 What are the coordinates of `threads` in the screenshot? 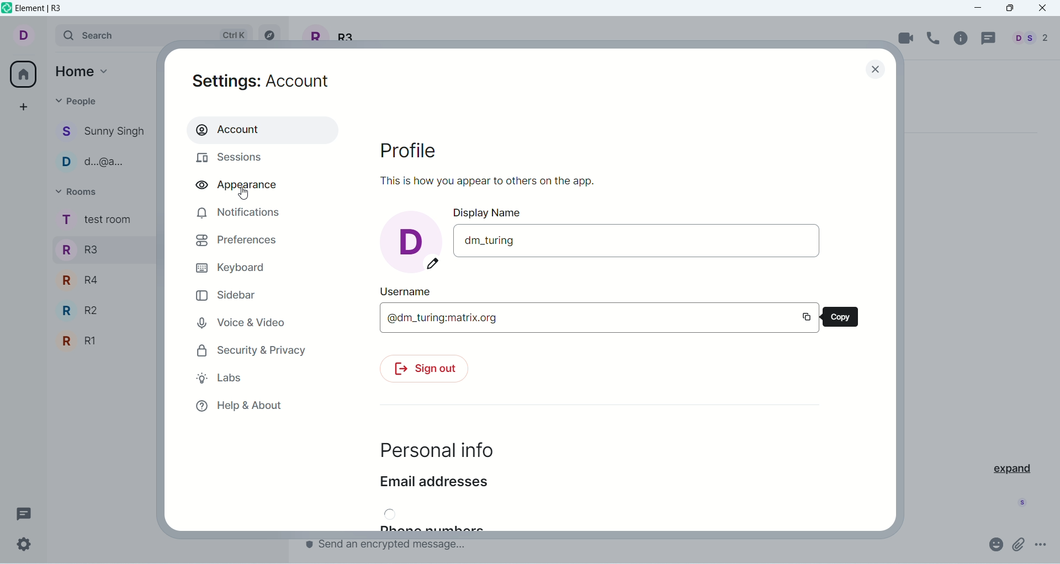 It's located at (987, 39).